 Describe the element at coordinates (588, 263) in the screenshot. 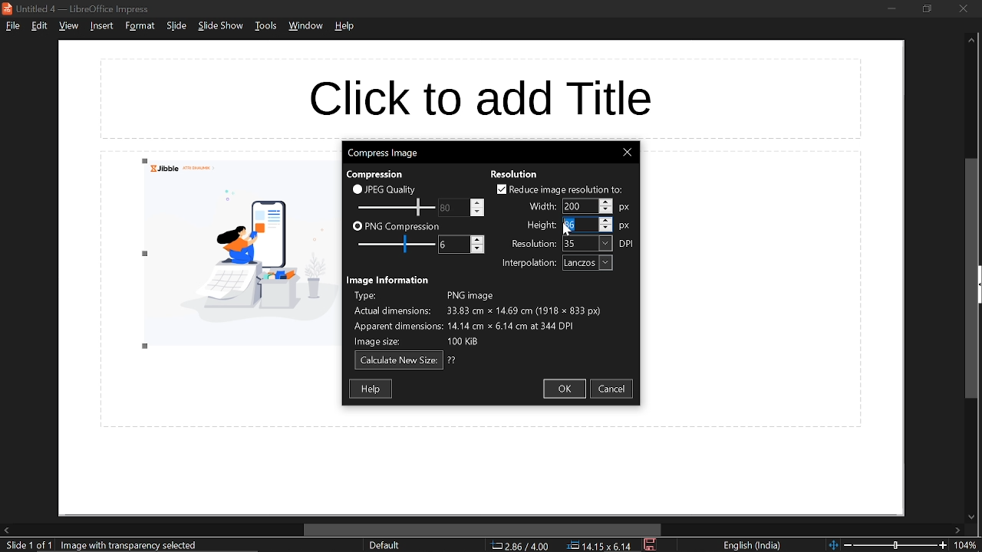

I see `interpolation` at that location.